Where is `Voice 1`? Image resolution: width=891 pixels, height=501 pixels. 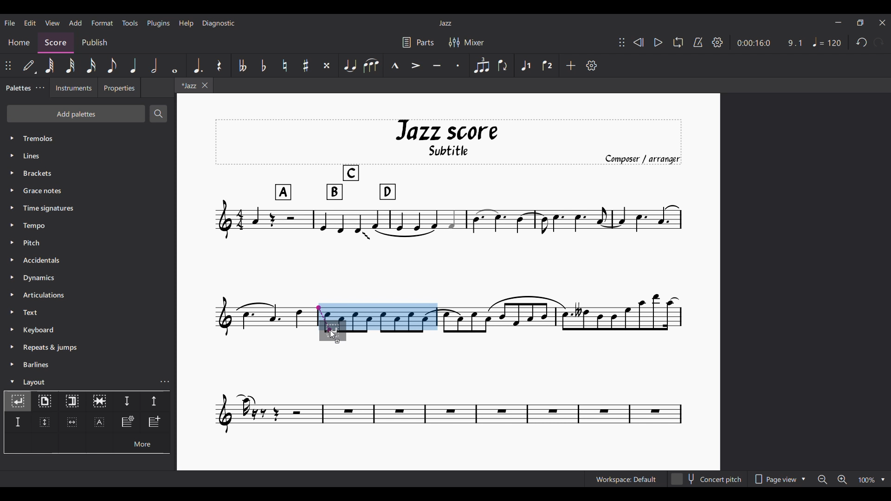
Voice 1 is located at coordinates (525, 65).